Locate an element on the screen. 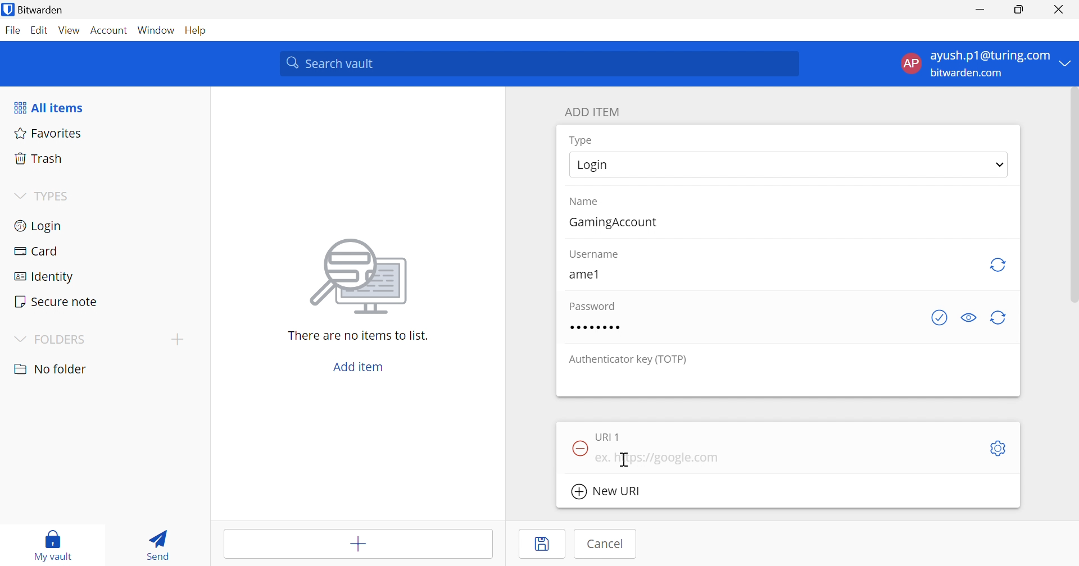 The height and width of the screenshot is (566, 1079). Add item is located at coordinates (355, 366).